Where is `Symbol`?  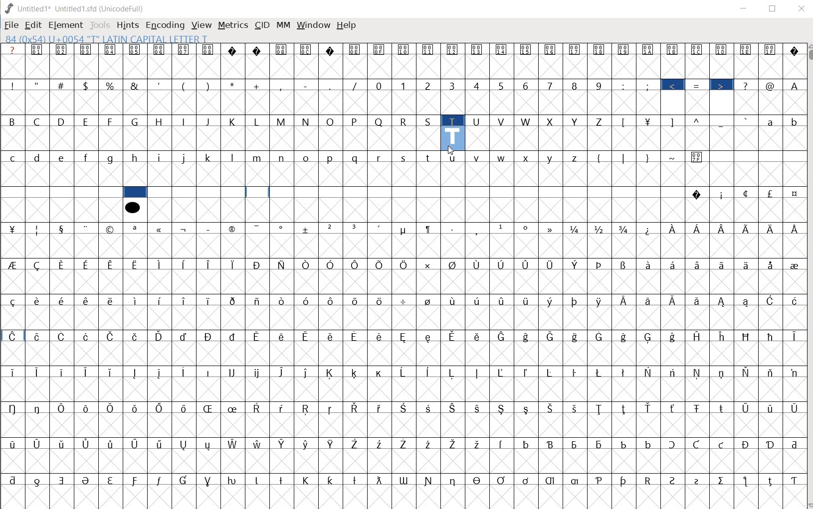 Symbol is located at coordinates (674, 300).